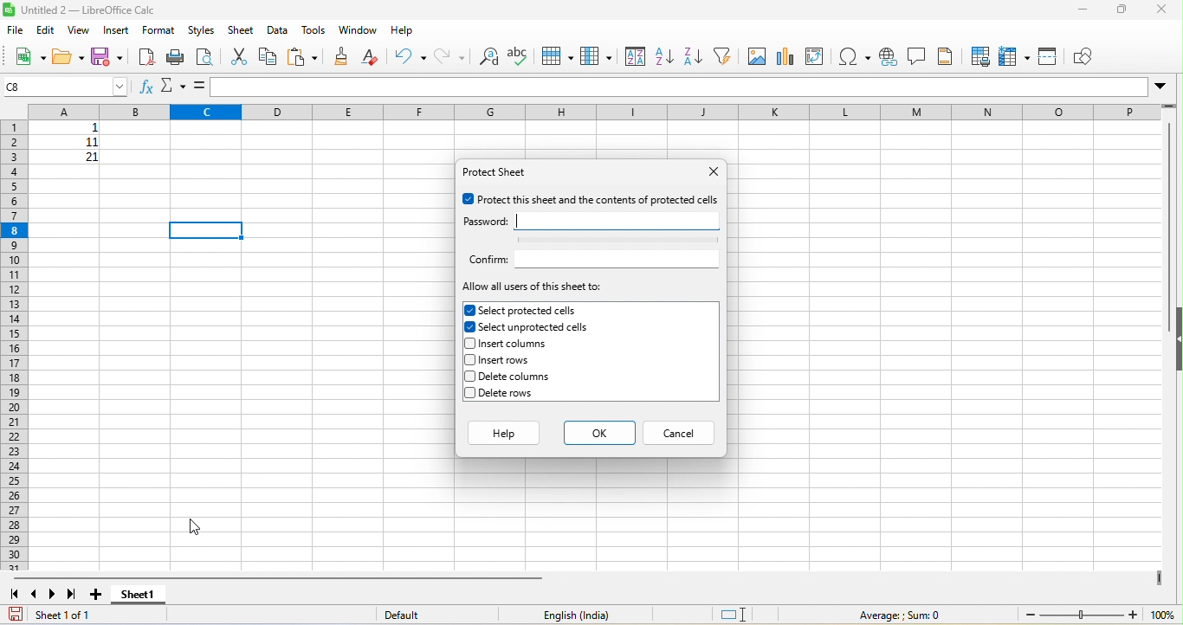  What do you see at coordinates (68, 615) in the screenshot?
I see `sheet 1 of 1` at bounding box center [68, 615].